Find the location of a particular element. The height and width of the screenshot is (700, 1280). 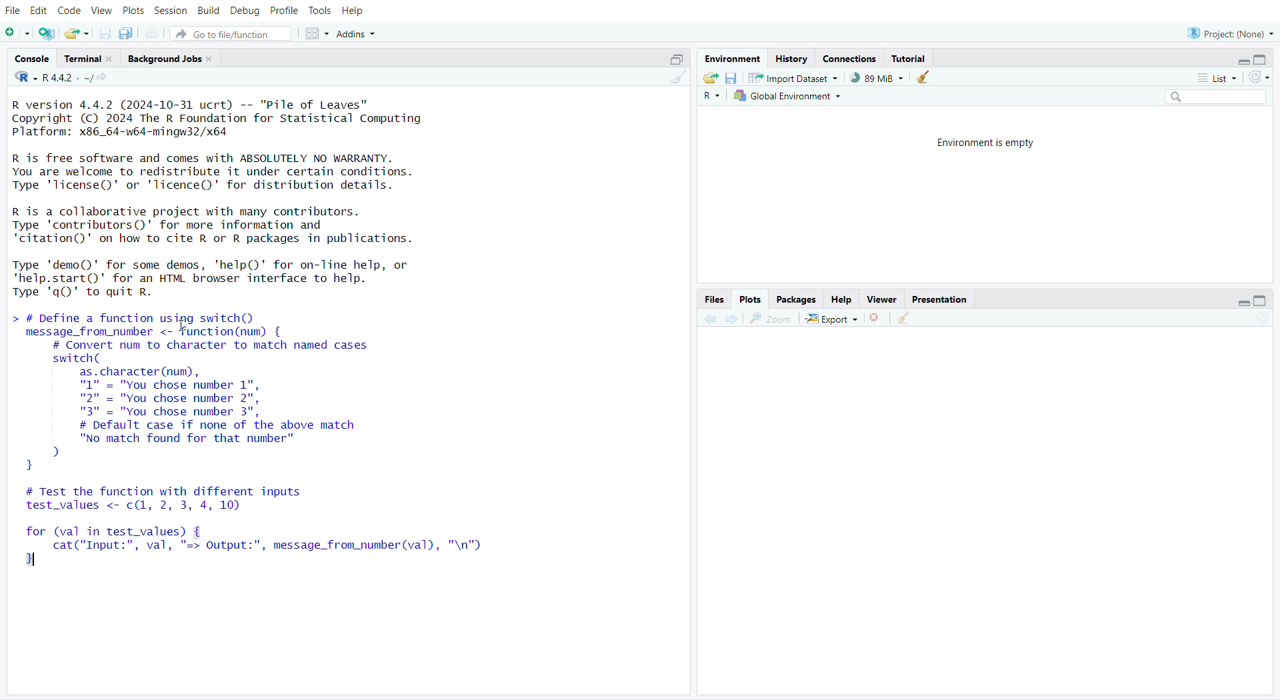

Global environment is located at coordinates (790, 97).